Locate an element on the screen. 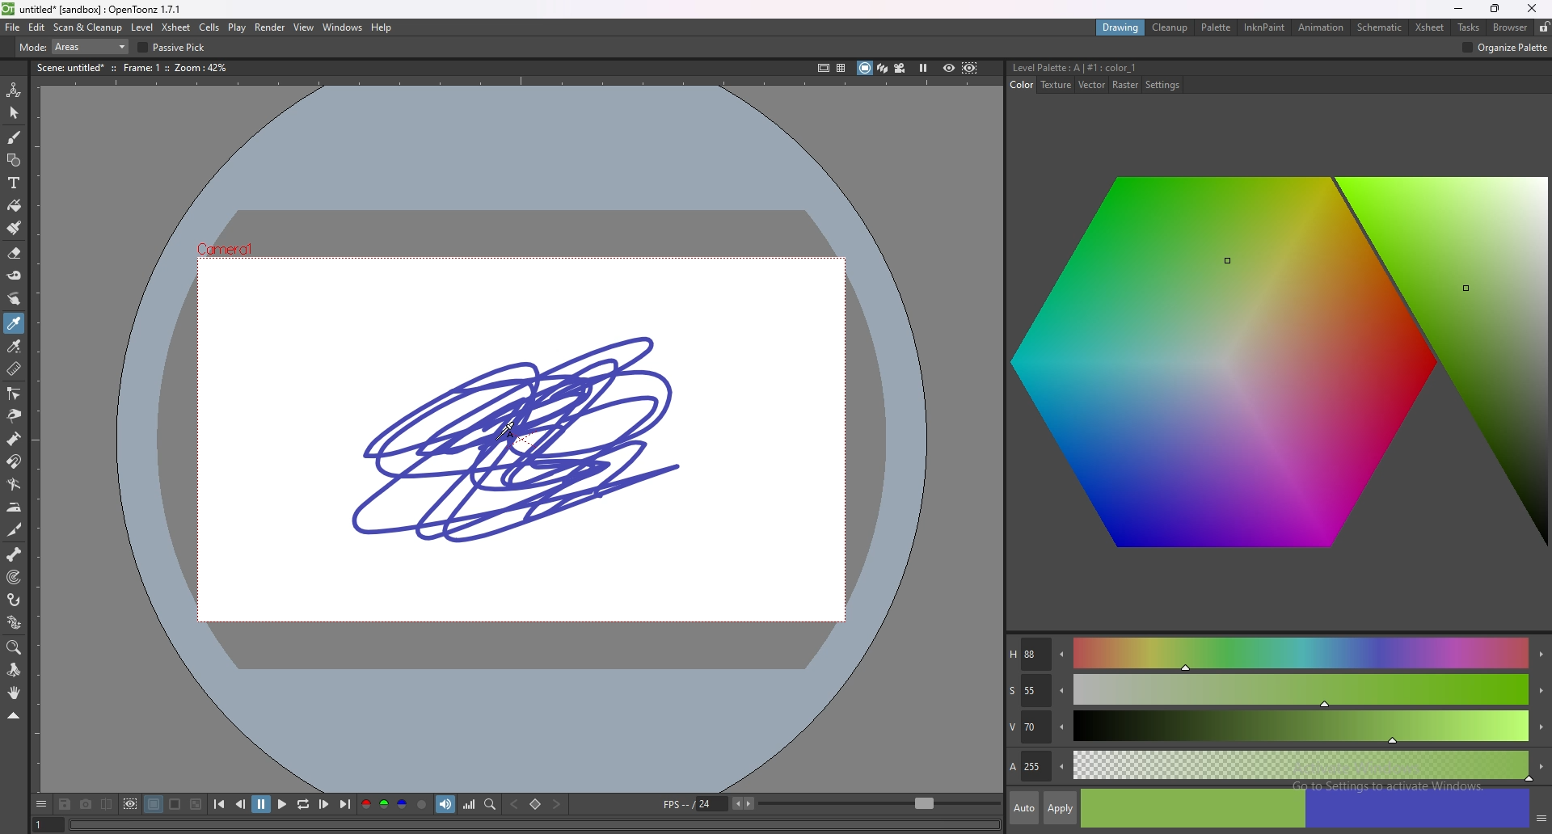 The width and height of the screenshot is (1552, 834). 3d view is located at coordinates (882, 66).